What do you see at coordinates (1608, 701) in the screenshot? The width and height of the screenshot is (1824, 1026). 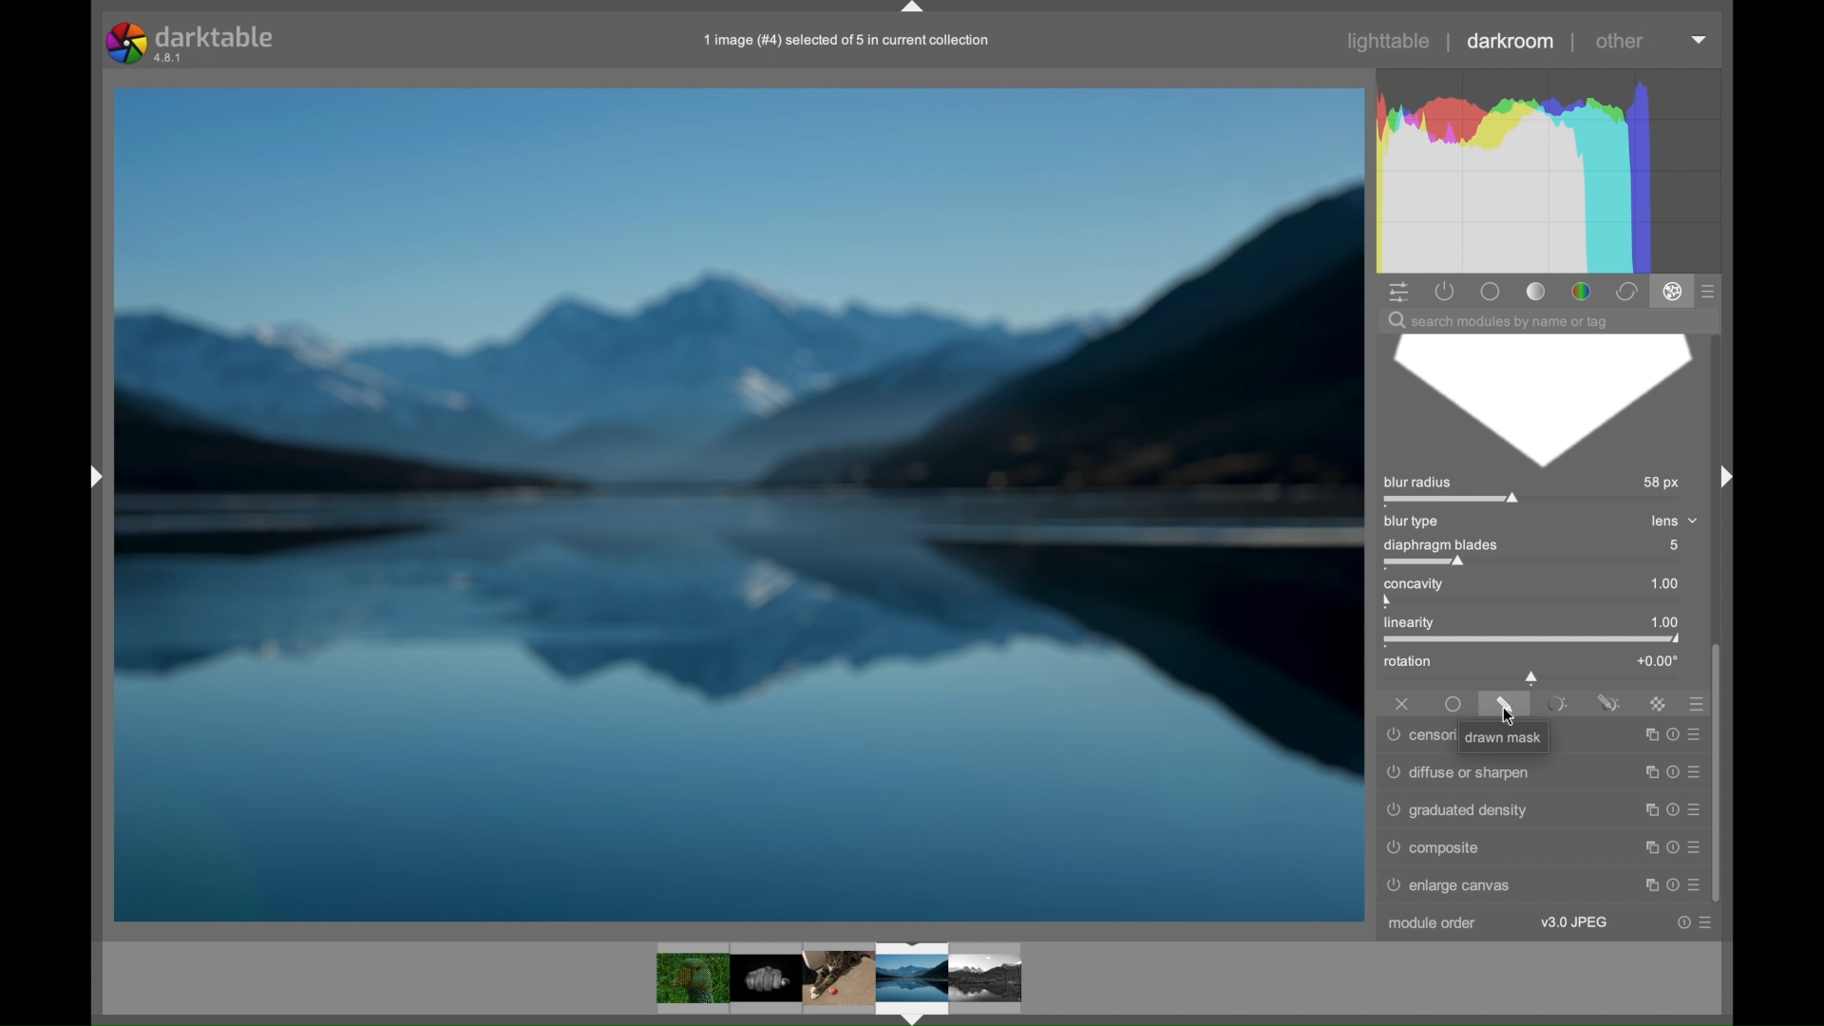 I see `drawn and parametric mask` at bounding box center [1608, 701].